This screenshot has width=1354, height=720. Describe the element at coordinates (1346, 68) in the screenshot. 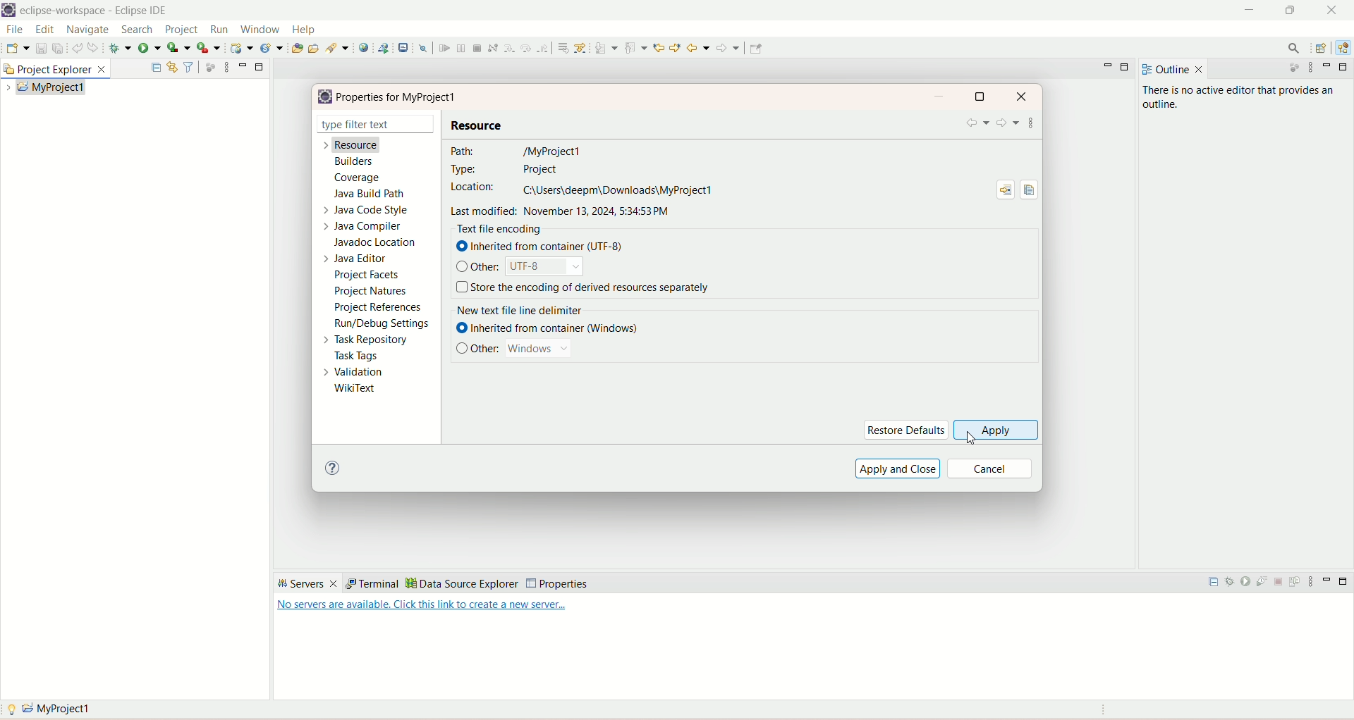

I see `maximize` at that location.